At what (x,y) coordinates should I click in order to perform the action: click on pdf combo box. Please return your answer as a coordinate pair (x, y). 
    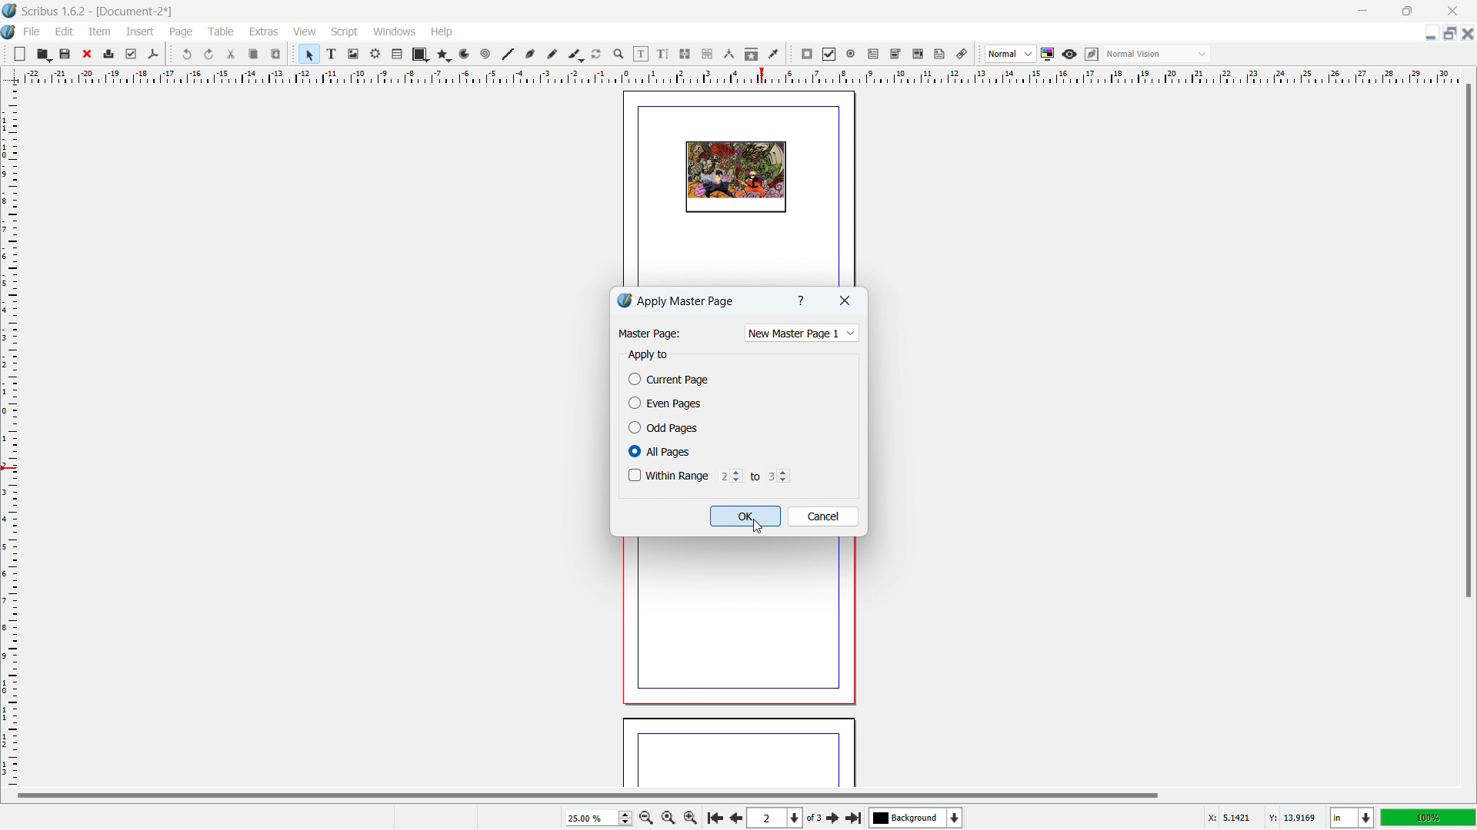
    Looking at the image, I should click on (895, 54).